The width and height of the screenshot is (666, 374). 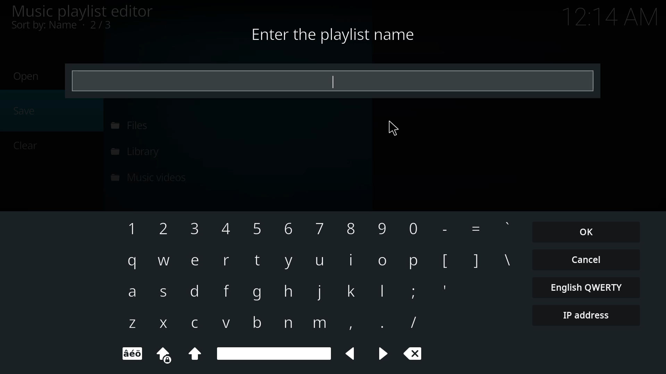 I want to click on open, so click(x=27, y=76).